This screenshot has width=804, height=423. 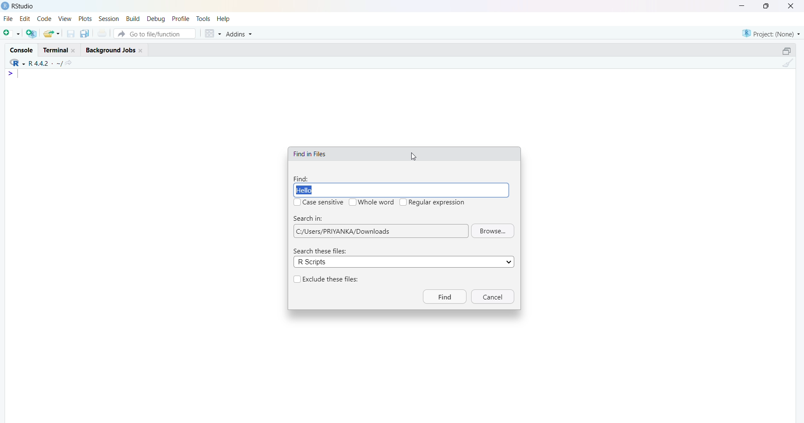 I want to click on | C:/Users/PRIYANKA/Downloads, so click(x=381, y=231).